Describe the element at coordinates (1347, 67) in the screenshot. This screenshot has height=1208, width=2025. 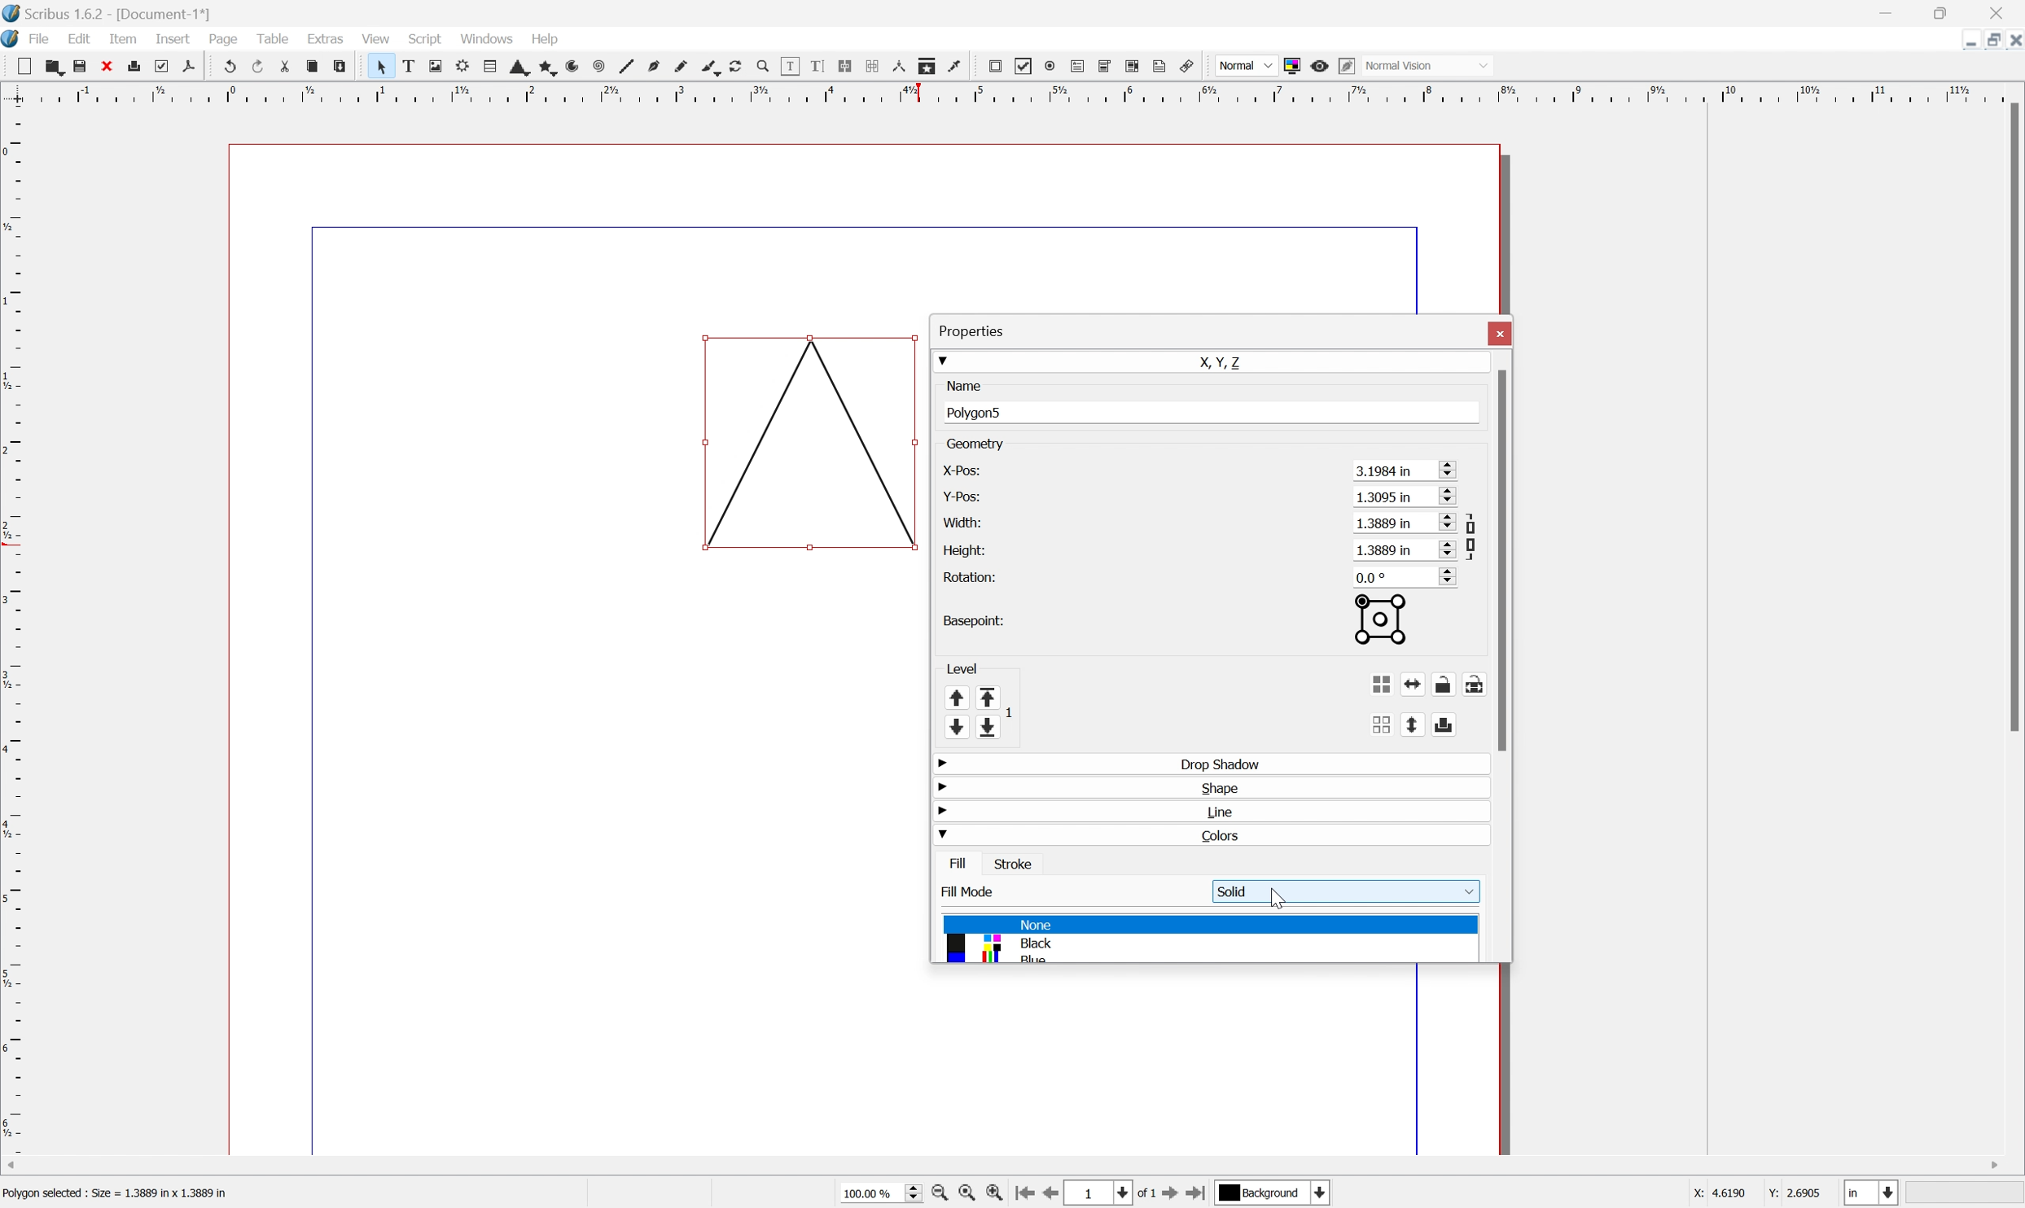
I see `Edit in preview mode` at that location.